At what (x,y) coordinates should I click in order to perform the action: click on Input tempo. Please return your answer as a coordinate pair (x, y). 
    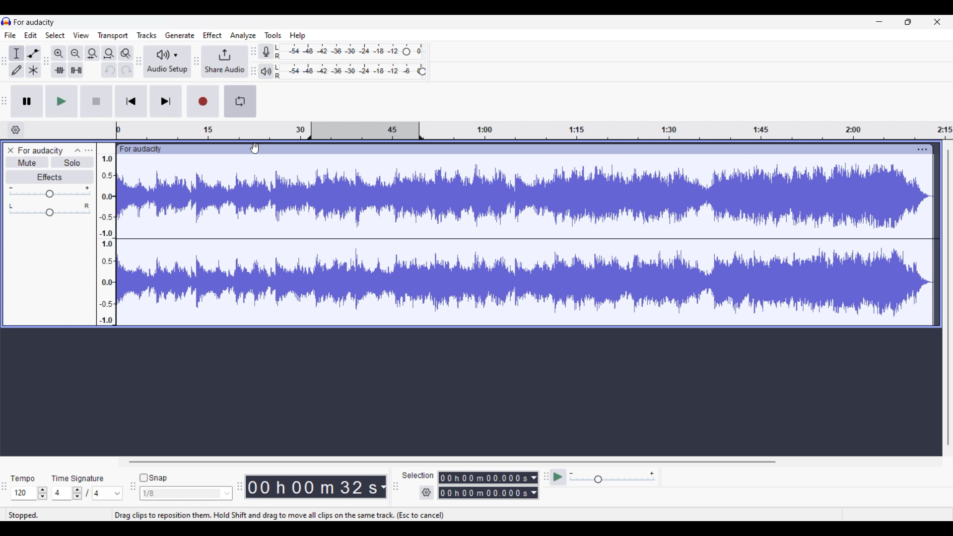
    Looking at the image, I should click on (23, 493).